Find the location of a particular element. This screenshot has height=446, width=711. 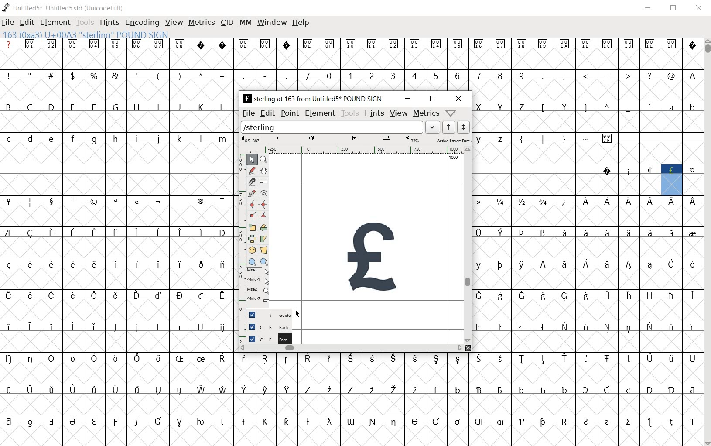

rotate is located at coordinates (265, 227).